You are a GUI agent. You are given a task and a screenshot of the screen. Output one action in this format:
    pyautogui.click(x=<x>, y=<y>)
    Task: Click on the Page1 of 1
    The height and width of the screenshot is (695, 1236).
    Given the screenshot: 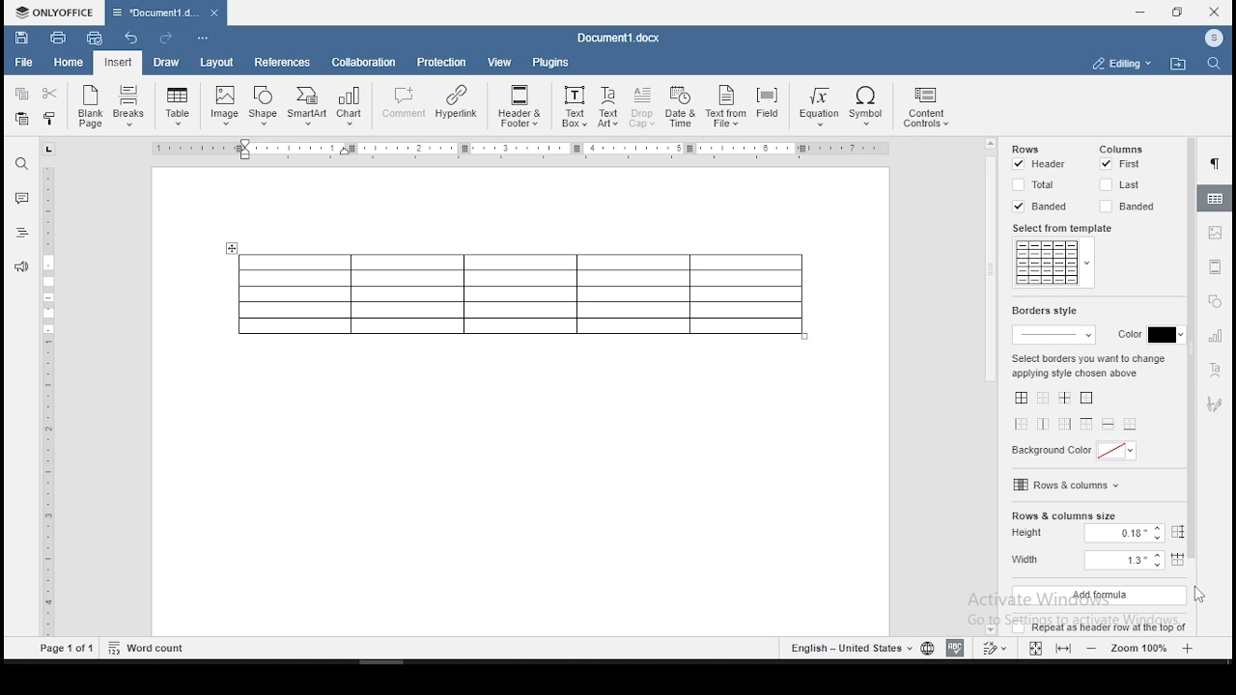 What is the action you would take?
    pyautogui.click(x=68, y=650)
    